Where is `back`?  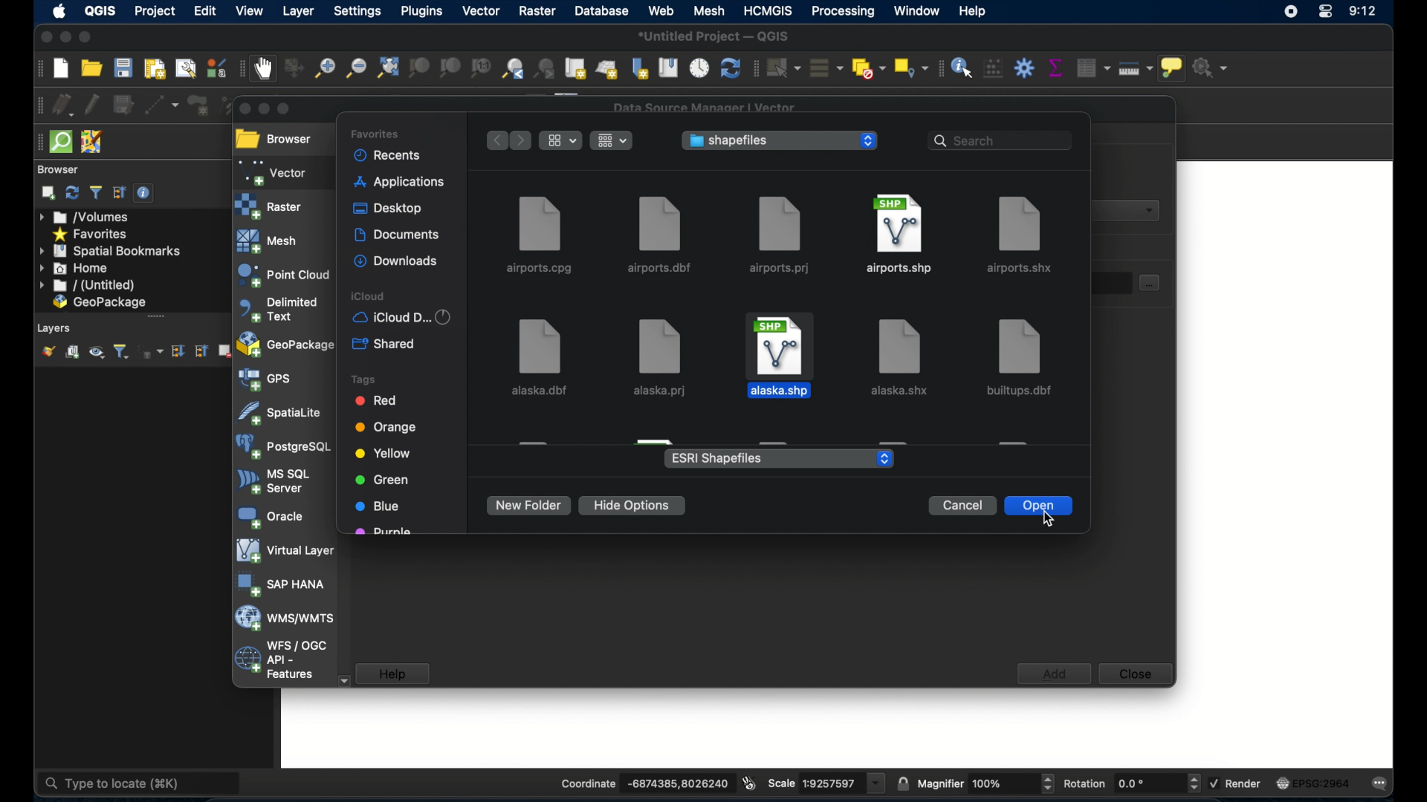
back is located at coordinates (496, 140).